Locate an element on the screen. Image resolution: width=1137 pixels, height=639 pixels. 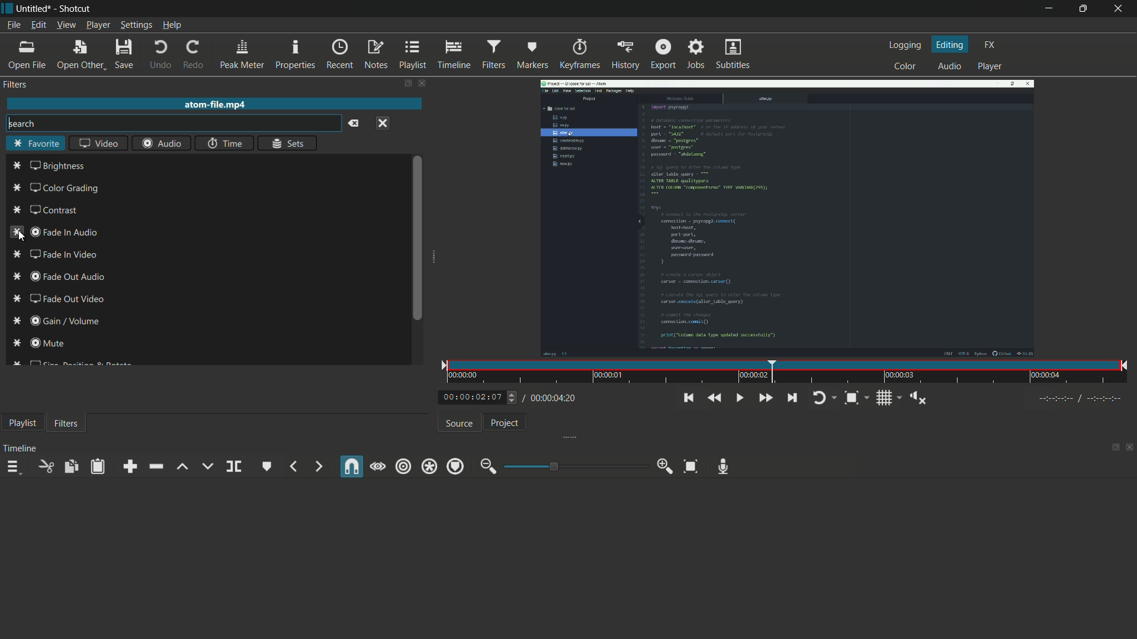
adjustment bar is located at coordinates (574, 466).